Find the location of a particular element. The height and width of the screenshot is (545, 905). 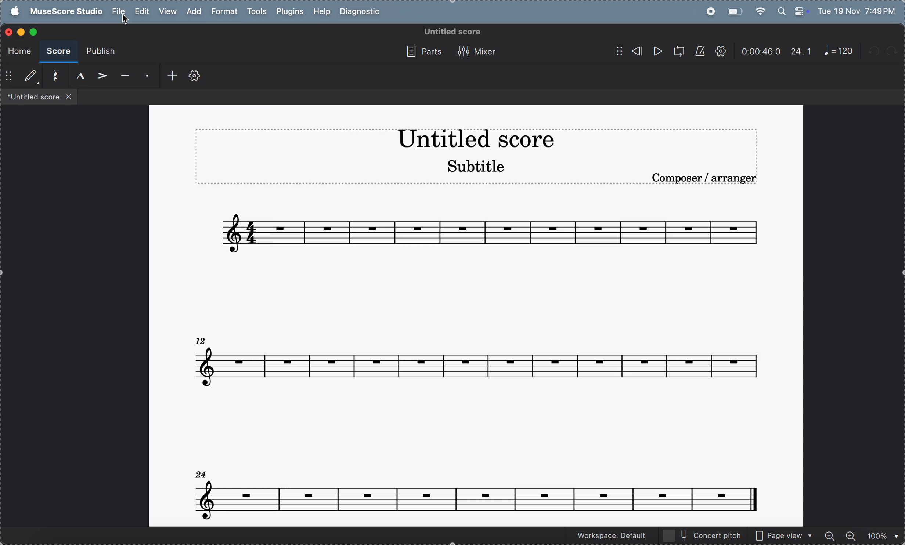

zoom percentage is located at coordinates (880, 535).